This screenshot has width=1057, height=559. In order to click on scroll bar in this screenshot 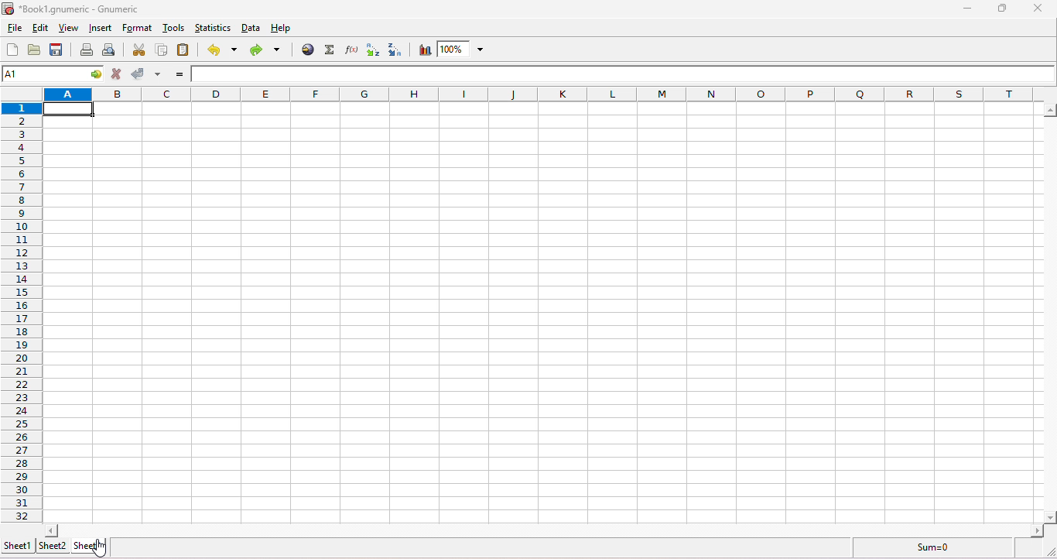, I will do `click(542, 530)`.